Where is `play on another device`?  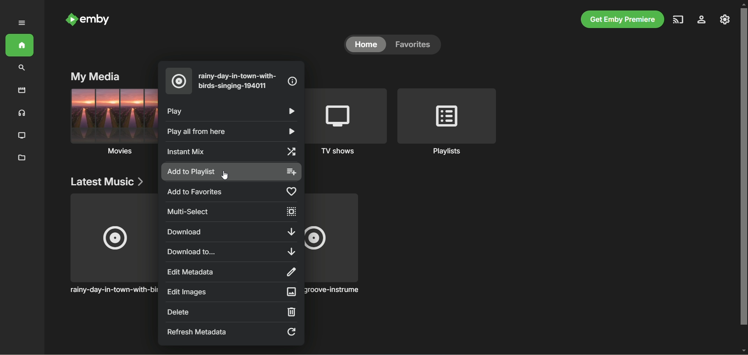 play on another device is located at coordinates (678, 20).